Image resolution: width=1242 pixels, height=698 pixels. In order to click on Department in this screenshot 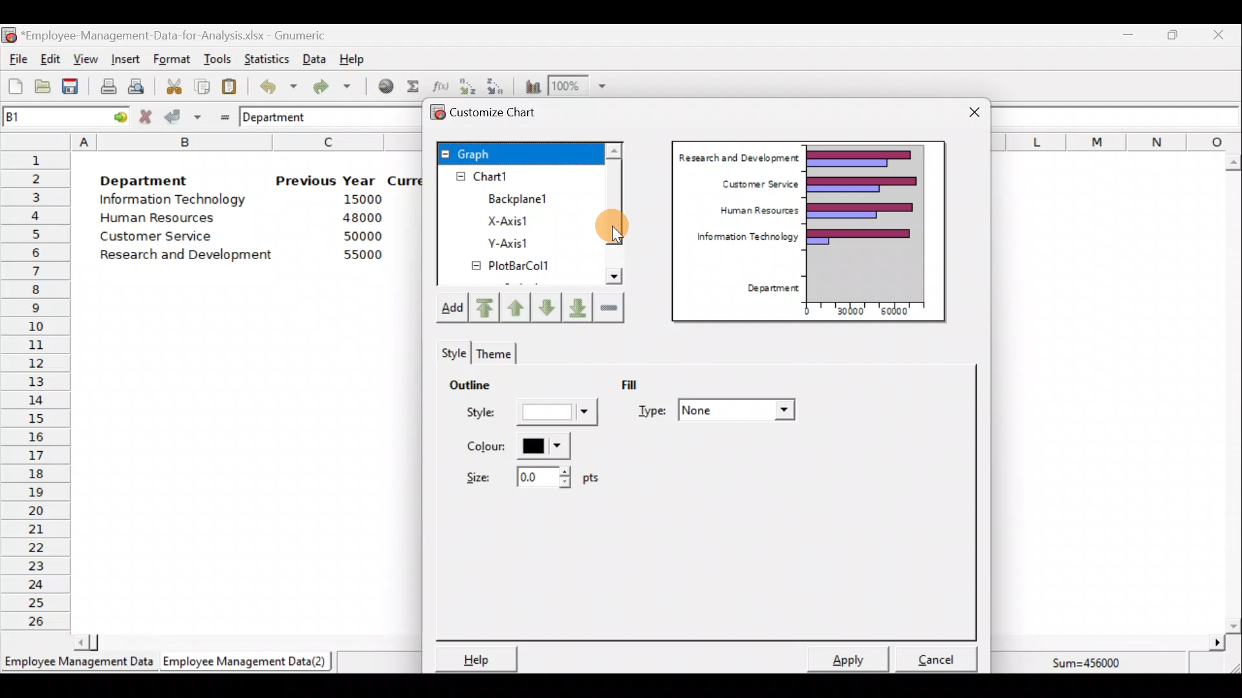, I will do `click(144, 177)`.